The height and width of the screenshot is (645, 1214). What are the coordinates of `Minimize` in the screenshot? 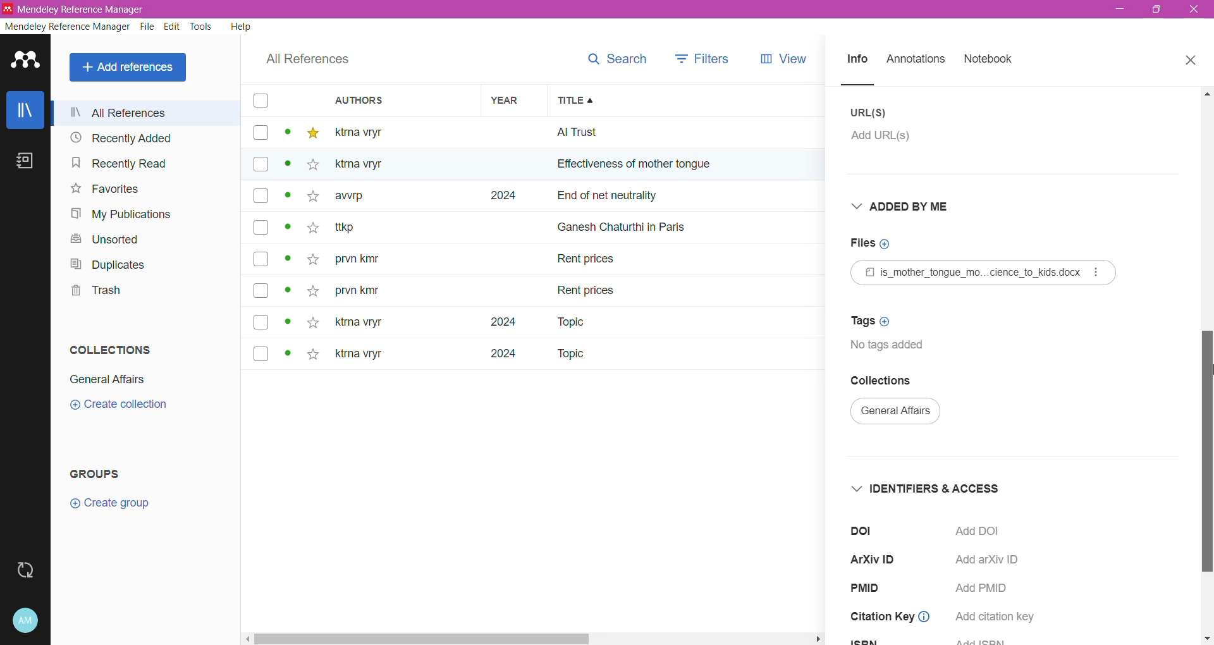 It's located at (1122, 9).